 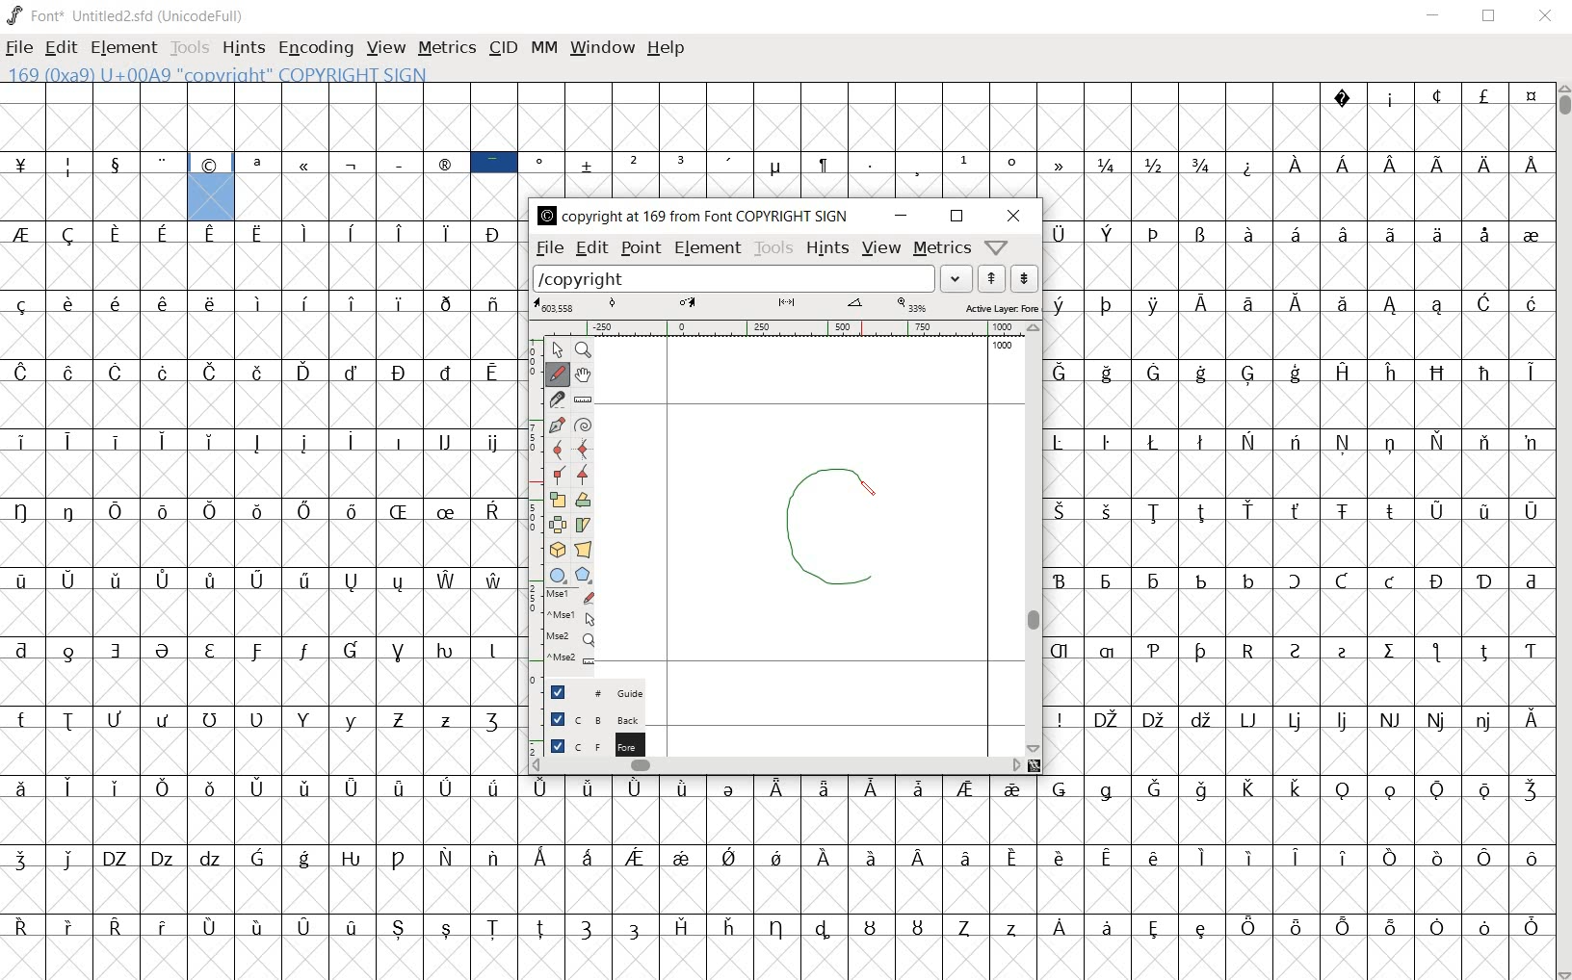 What do you see at coordinates (901, 216) in the screenshot?
I see `minimize` at bounding box center [901, 216].